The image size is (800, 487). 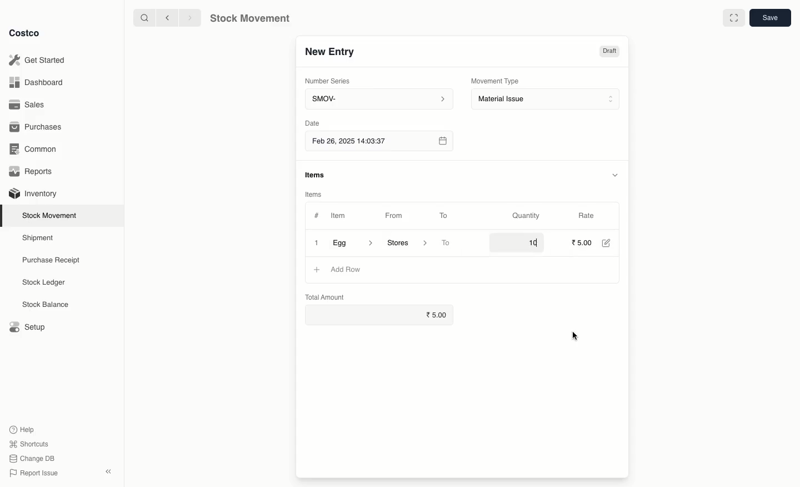 I want to click on cursor, so click(x=574, y=335).